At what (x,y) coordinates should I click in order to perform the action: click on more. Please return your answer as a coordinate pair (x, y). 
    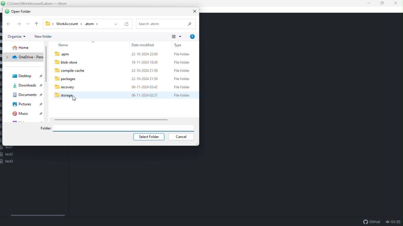
    Looking at the image, I should click on (28, 23).